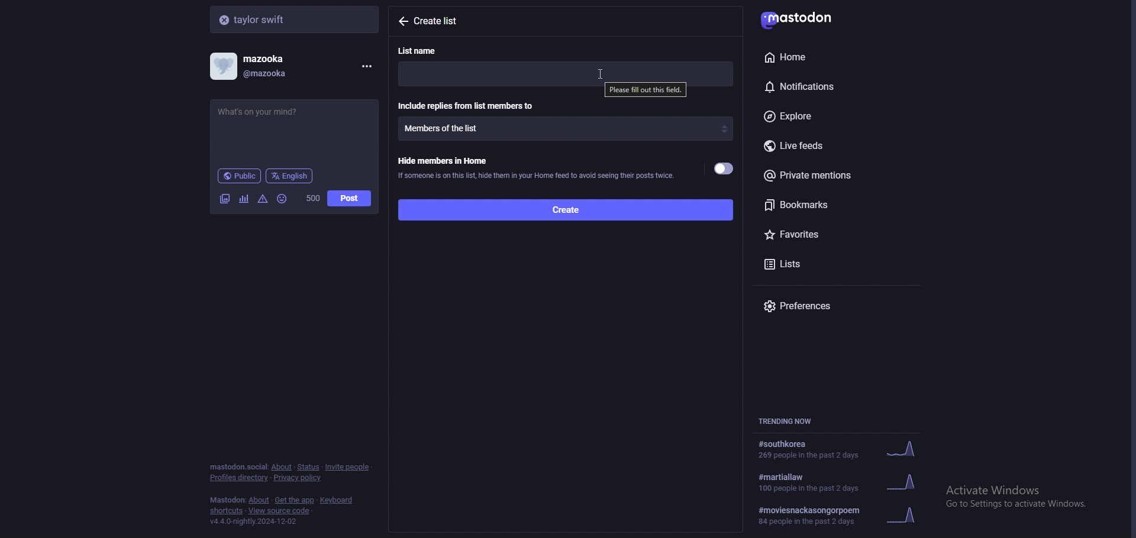  I want to click on input list name, so click(565, 71).